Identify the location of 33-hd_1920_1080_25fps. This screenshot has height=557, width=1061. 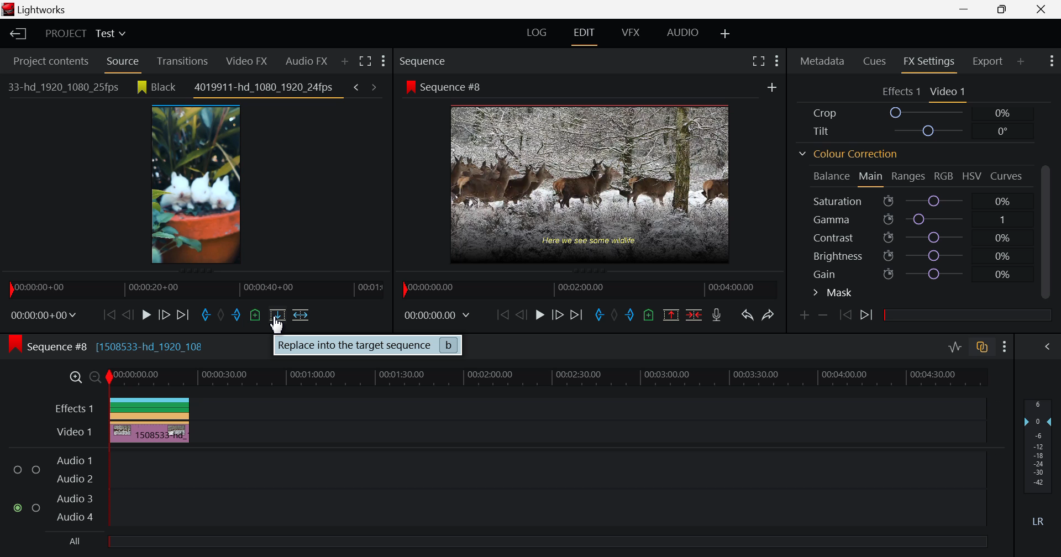
(61, 87).